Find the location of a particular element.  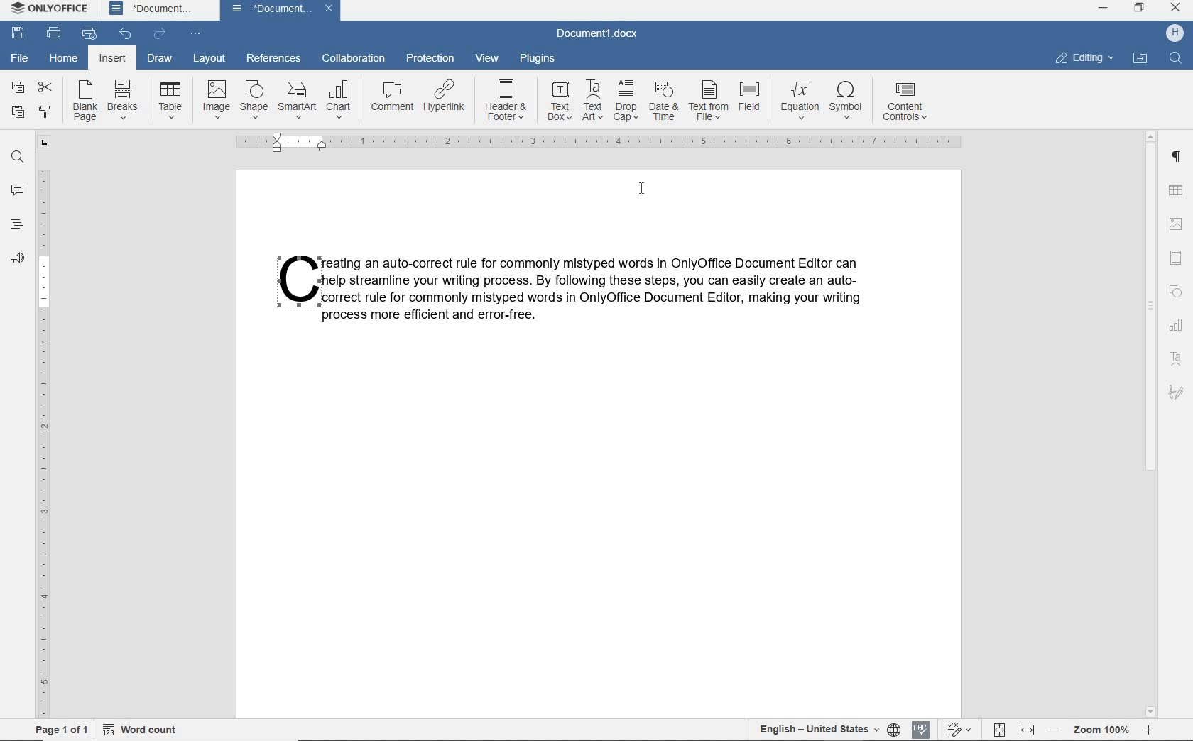

copy is located at coordinates (17, 89).